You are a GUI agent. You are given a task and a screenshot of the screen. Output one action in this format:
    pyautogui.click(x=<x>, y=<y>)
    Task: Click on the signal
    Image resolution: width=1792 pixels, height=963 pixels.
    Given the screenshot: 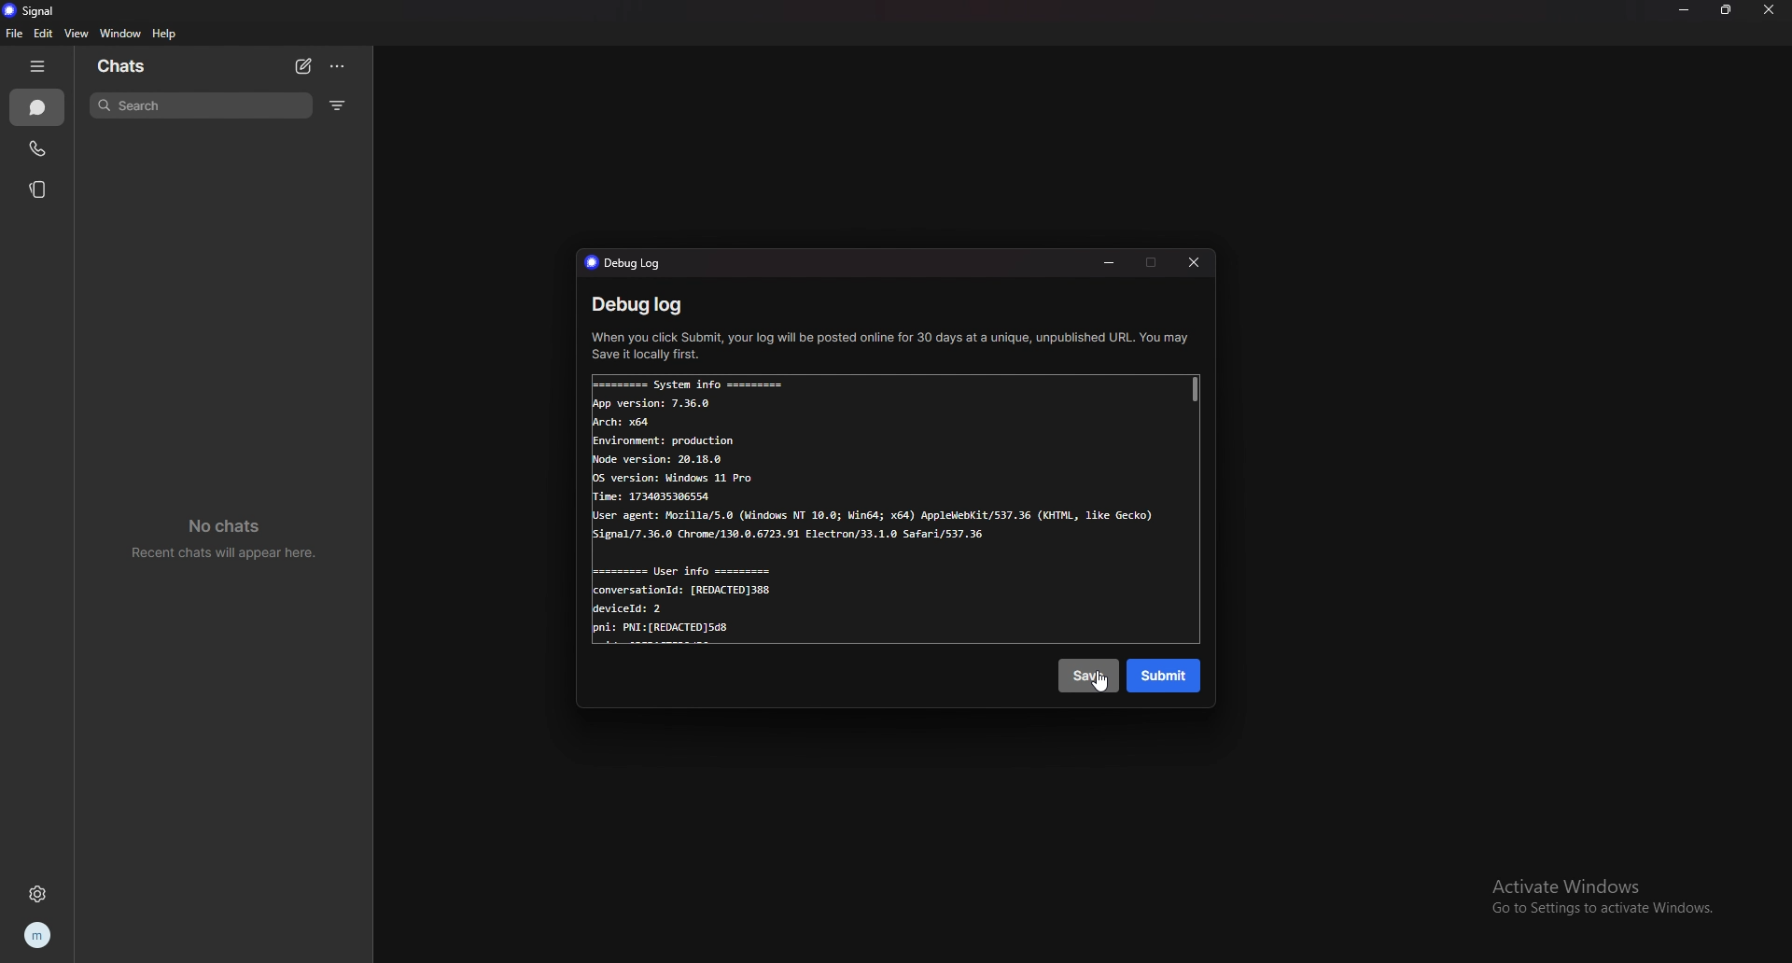 What is the action you would take?
    pyautogui.click(x=35, y=11)
    